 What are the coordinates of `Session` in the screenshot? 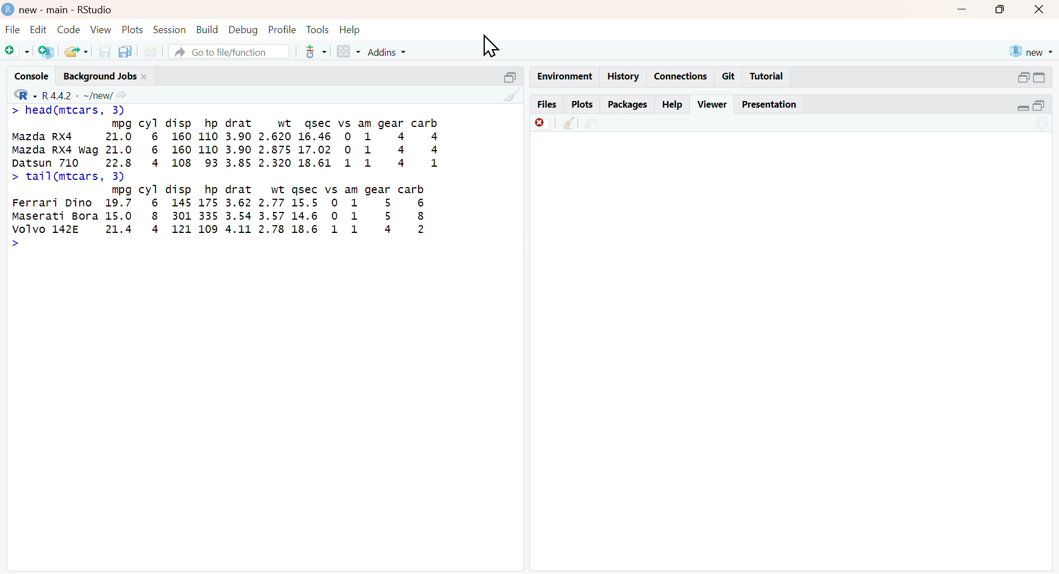 It's located at (169, 30).